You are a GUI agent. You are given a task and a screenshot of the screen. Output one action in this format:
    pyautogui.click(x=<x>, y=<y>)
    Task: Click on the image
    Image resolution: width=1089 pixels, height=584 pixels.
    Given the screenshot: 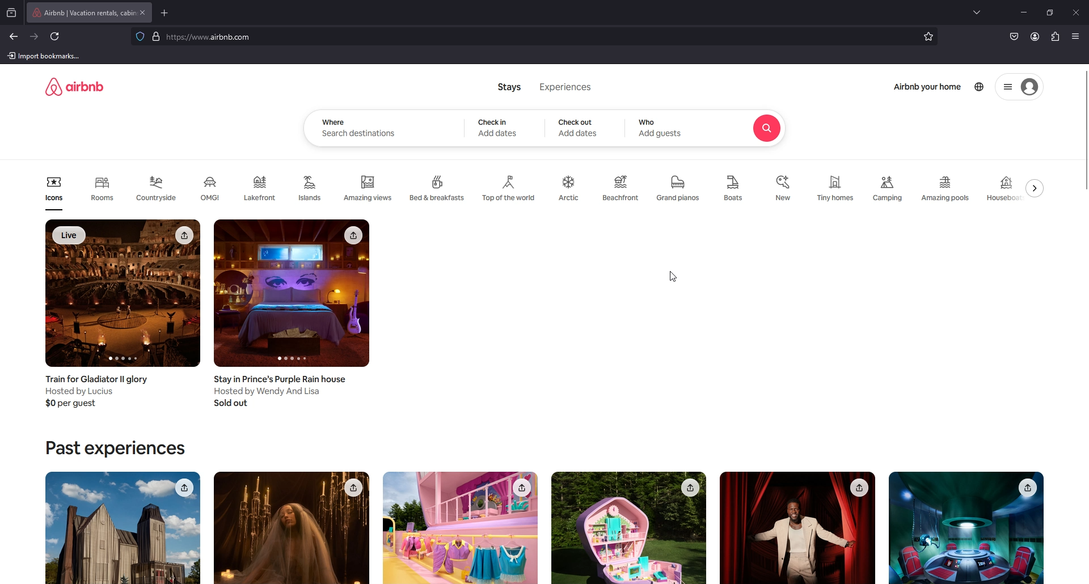 What is the action you would take?
    pyautogui.click(x=292, y=528)
    